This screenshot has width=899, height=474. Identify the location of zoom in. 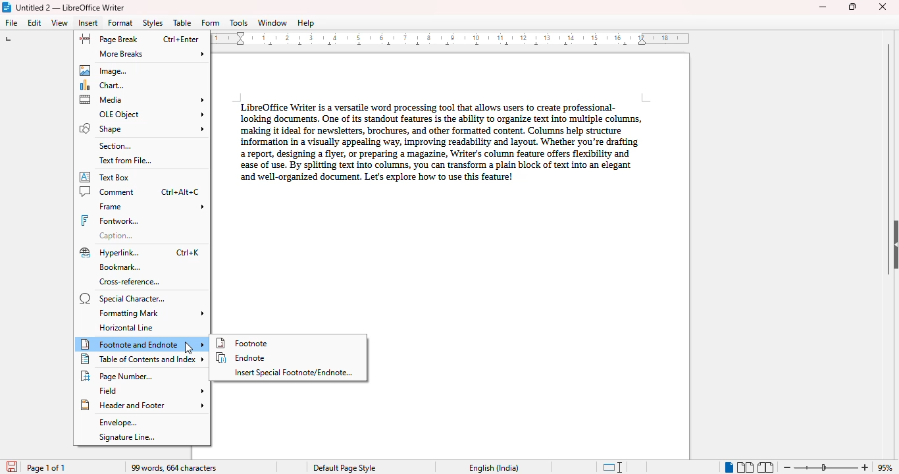
(865, 467).